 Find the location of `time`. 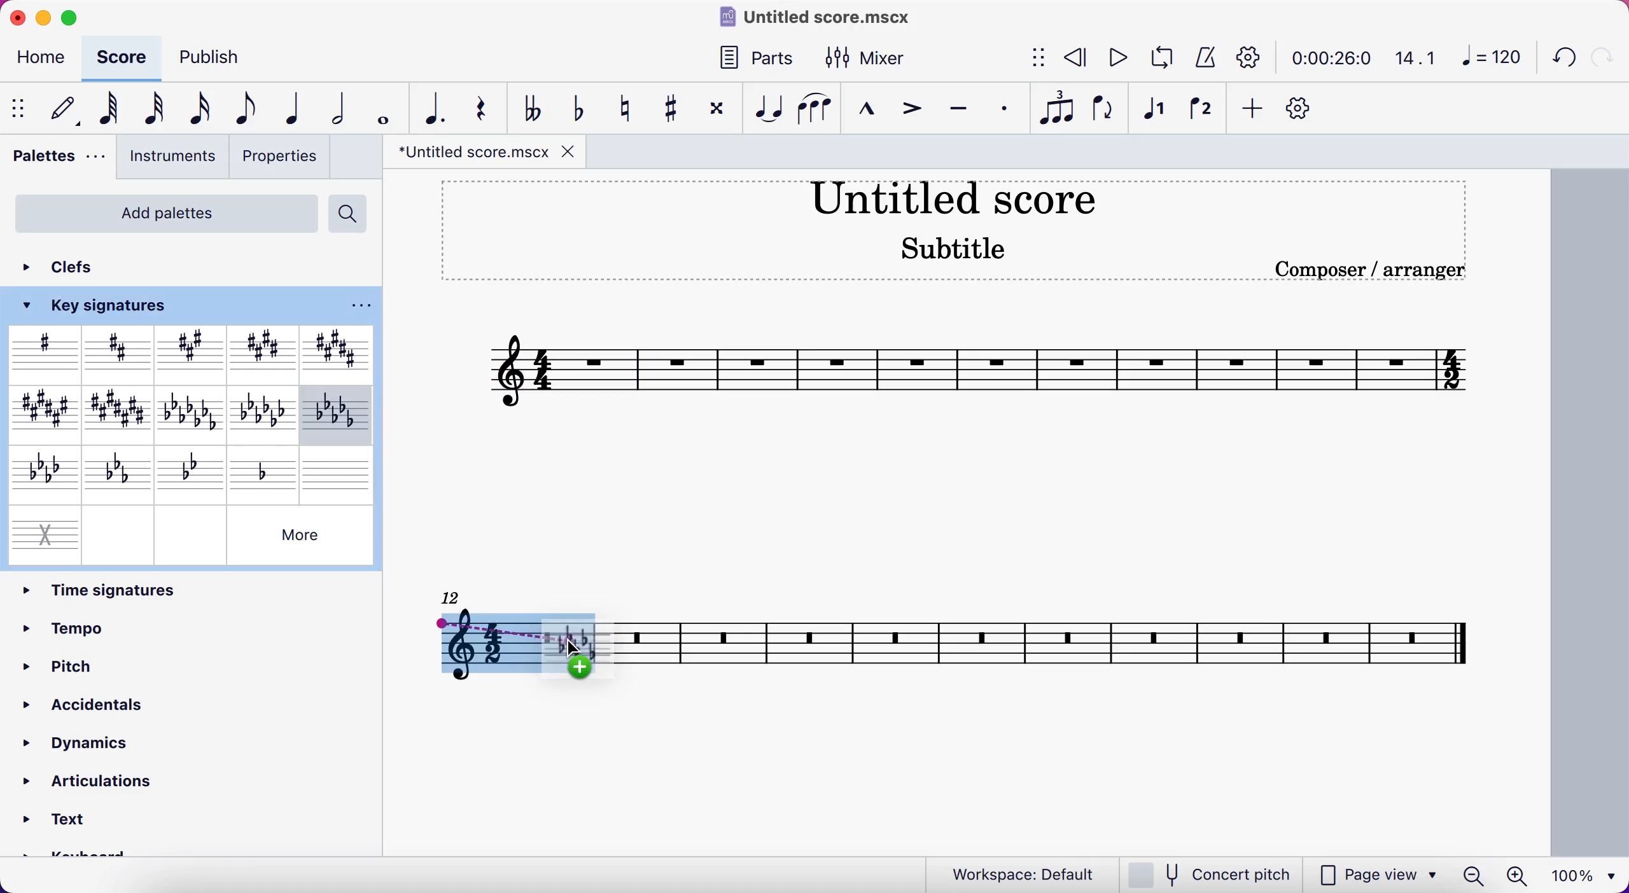

time is located at coordinates (1327, 58).